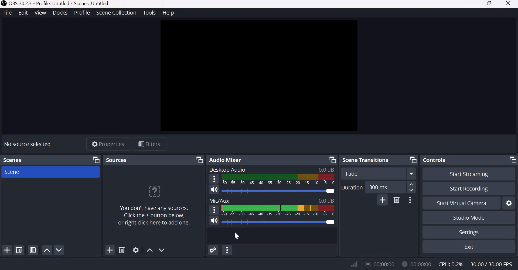  I want to click on Minimize, so click(471, 4).